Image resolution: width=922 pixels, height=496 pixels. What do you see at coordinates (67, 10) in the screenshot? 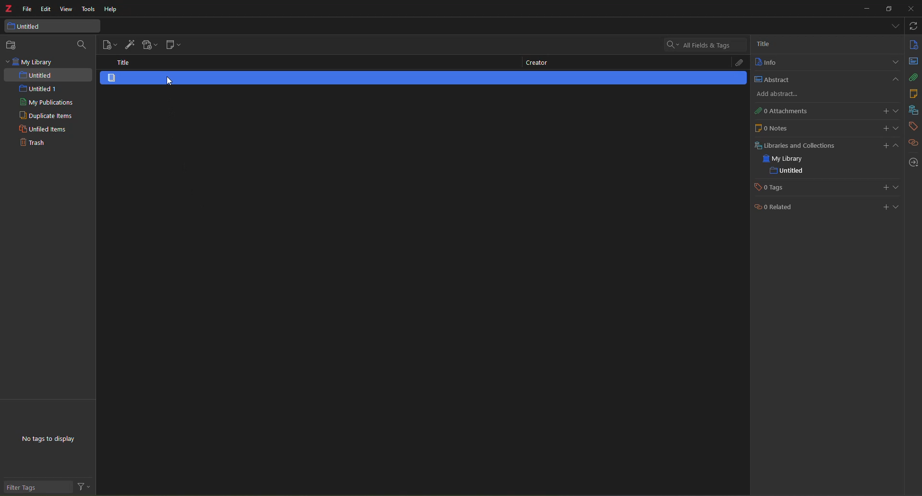
I see `view` at bounding box center [67, 10].